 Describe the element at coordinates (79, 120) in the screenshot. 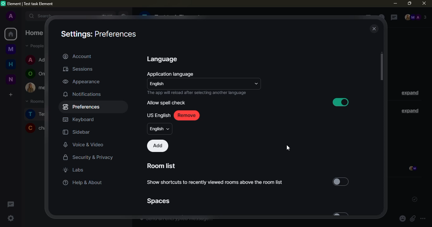

I see `keyboard` at that location.